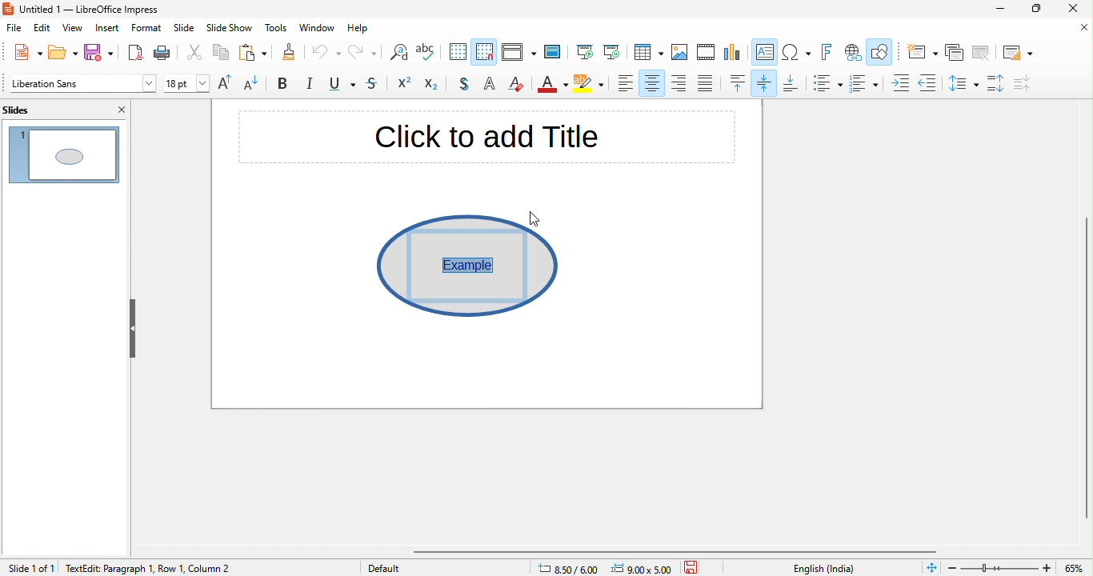 This screenshot has height=576, width=1093. What do you see at coordinates (707, 84) in the screenshot?
I see `justified` at bounding box center [707, 84].